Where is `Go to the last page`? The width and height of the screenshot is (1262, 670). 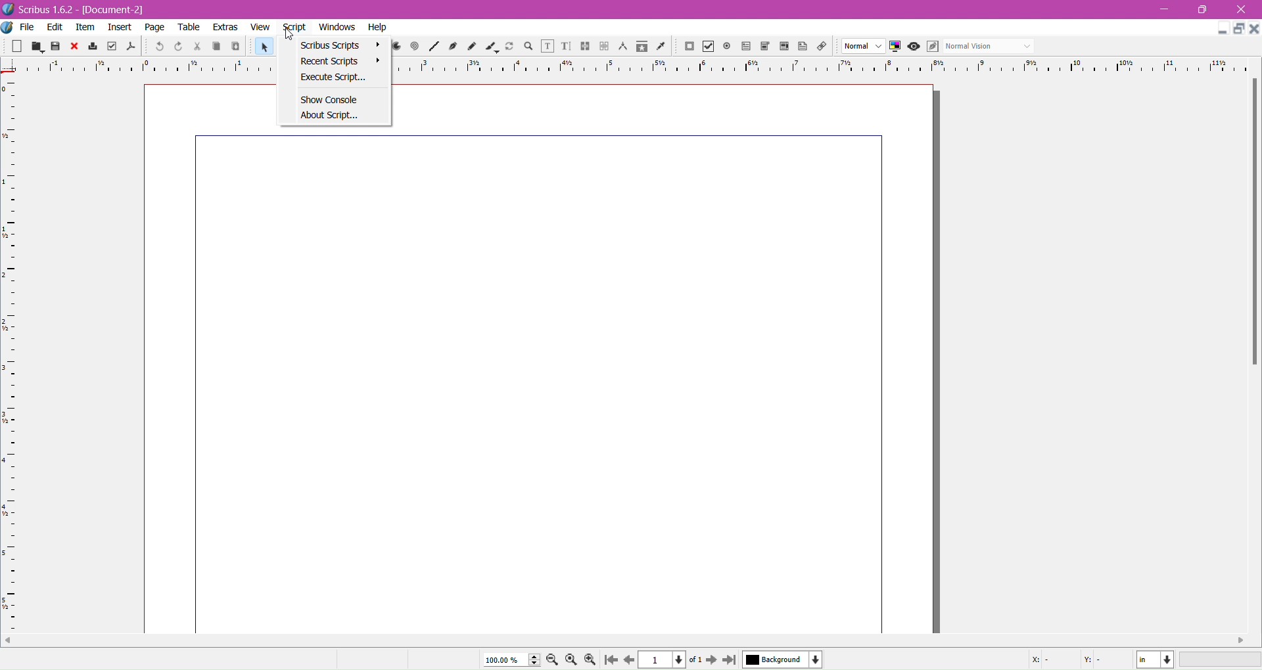 Go to the last page is located at coordinates (731, 659).